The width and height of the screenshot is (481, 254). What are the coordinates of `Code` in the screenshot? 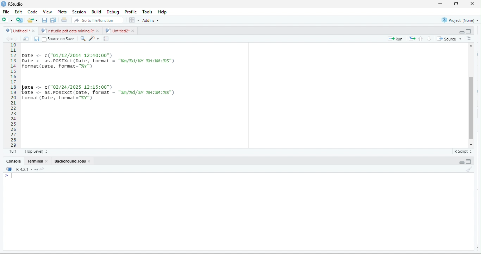 It's located at (32, 12).